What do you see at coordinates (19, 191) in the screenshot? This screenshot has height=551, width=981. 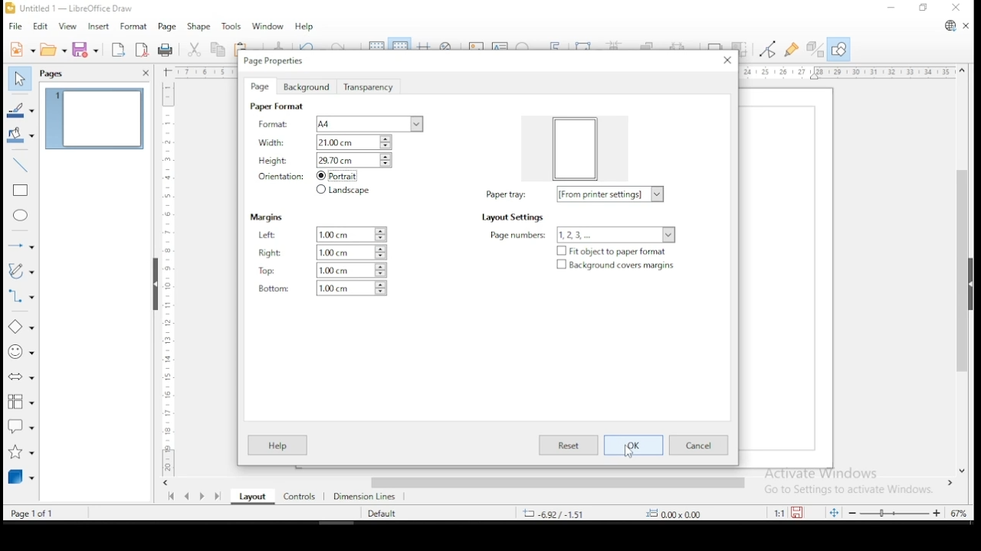 I see `rectangle` at bounding box center [19, 191].